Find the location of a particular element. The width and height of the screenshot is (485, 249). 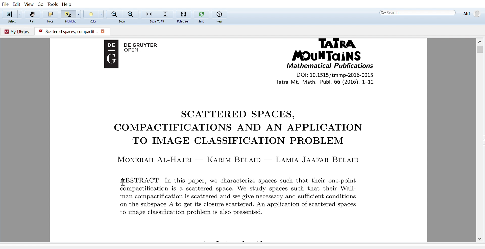

Pan is located at coordinates (33, 22).